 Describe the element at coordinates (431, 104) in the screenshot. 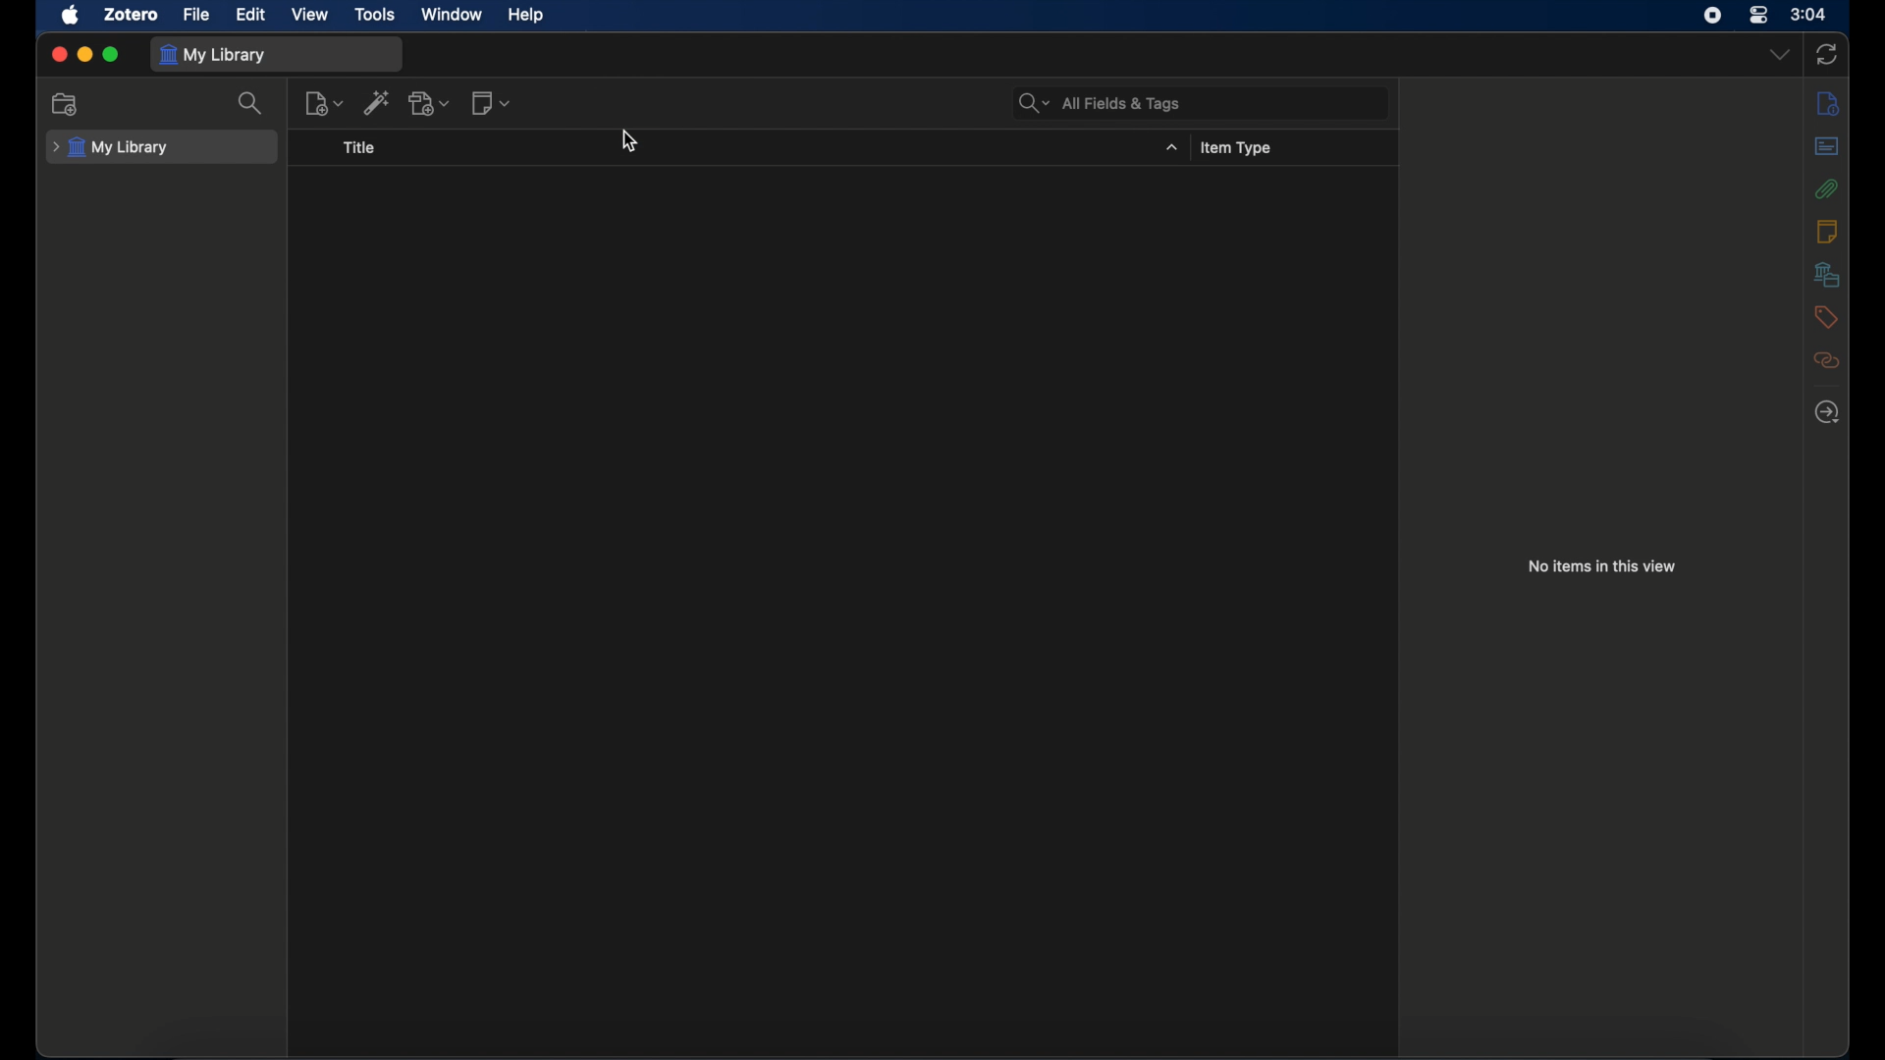

I see `add attachment` at that location.